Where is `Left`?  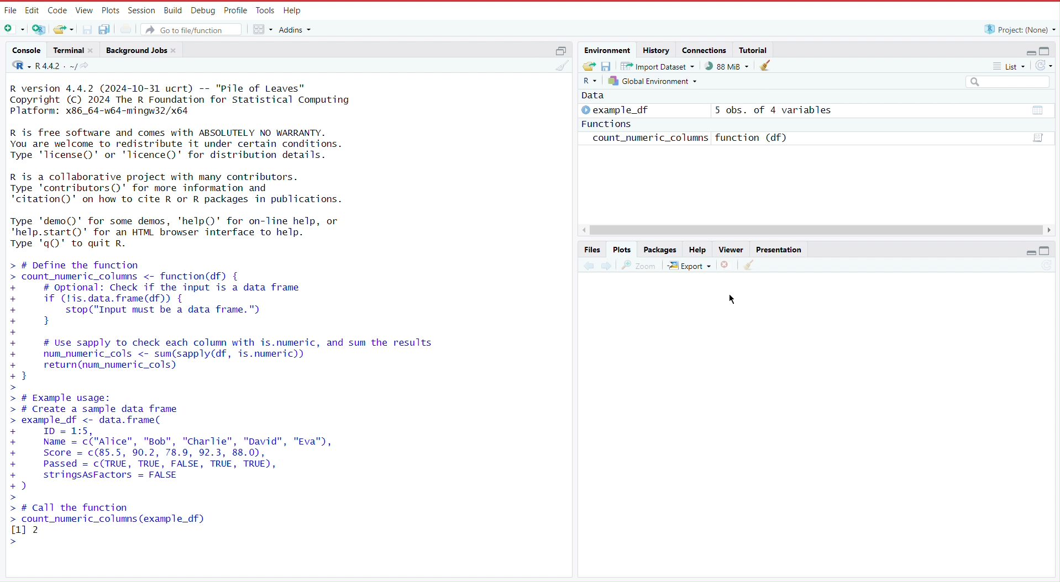
Left is located at coordinates (586, 230).